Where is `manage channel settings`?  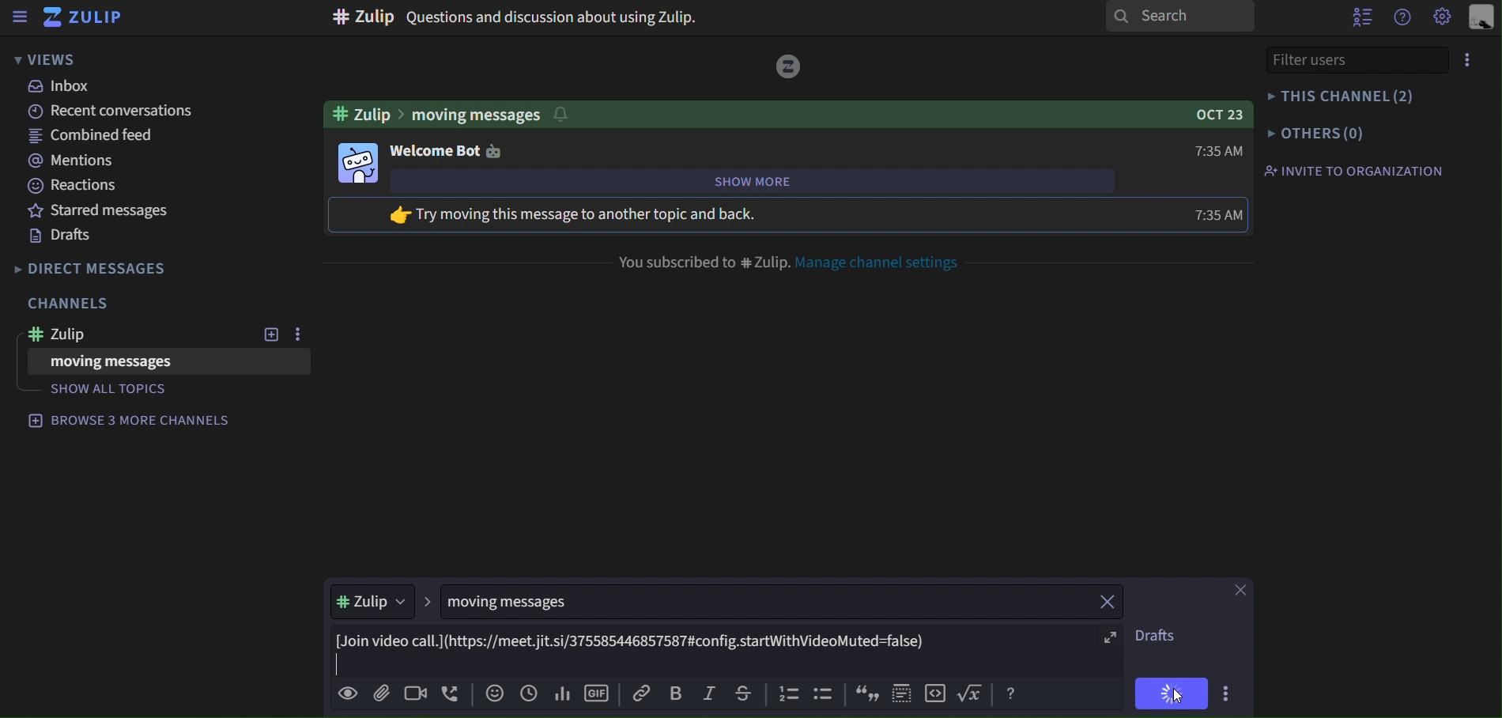 manage channel settings is located at coordinates (886, 263).